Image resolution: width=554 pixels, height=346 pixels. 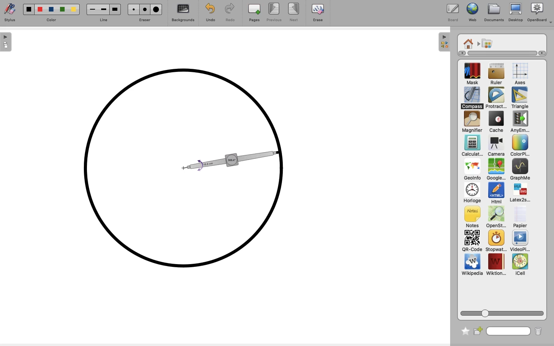 I want to click on line1, so click(x=92, y=9).